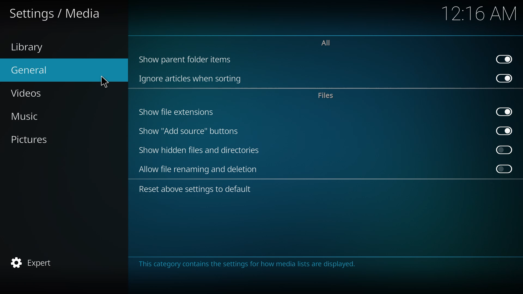  Describe the element at coordinates (100, 82) in the screenshot. I see `cursor` at that location.